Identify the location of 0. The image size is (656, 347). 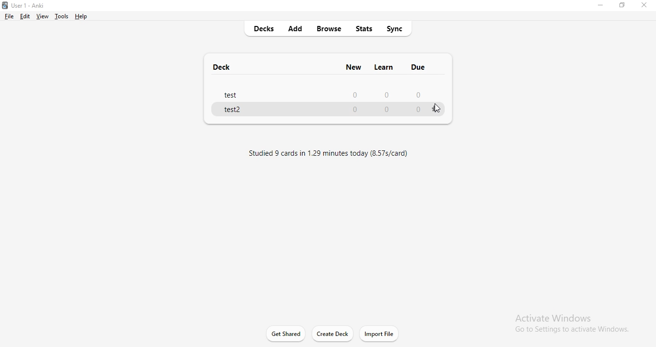
(354, 111).